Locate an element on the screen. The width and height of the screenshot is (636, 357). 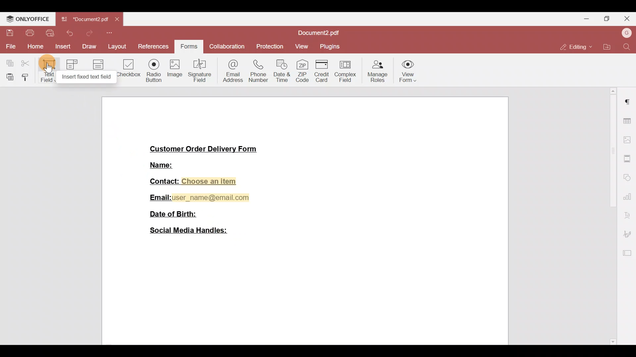
Protection is located at coordinates (268, 47).